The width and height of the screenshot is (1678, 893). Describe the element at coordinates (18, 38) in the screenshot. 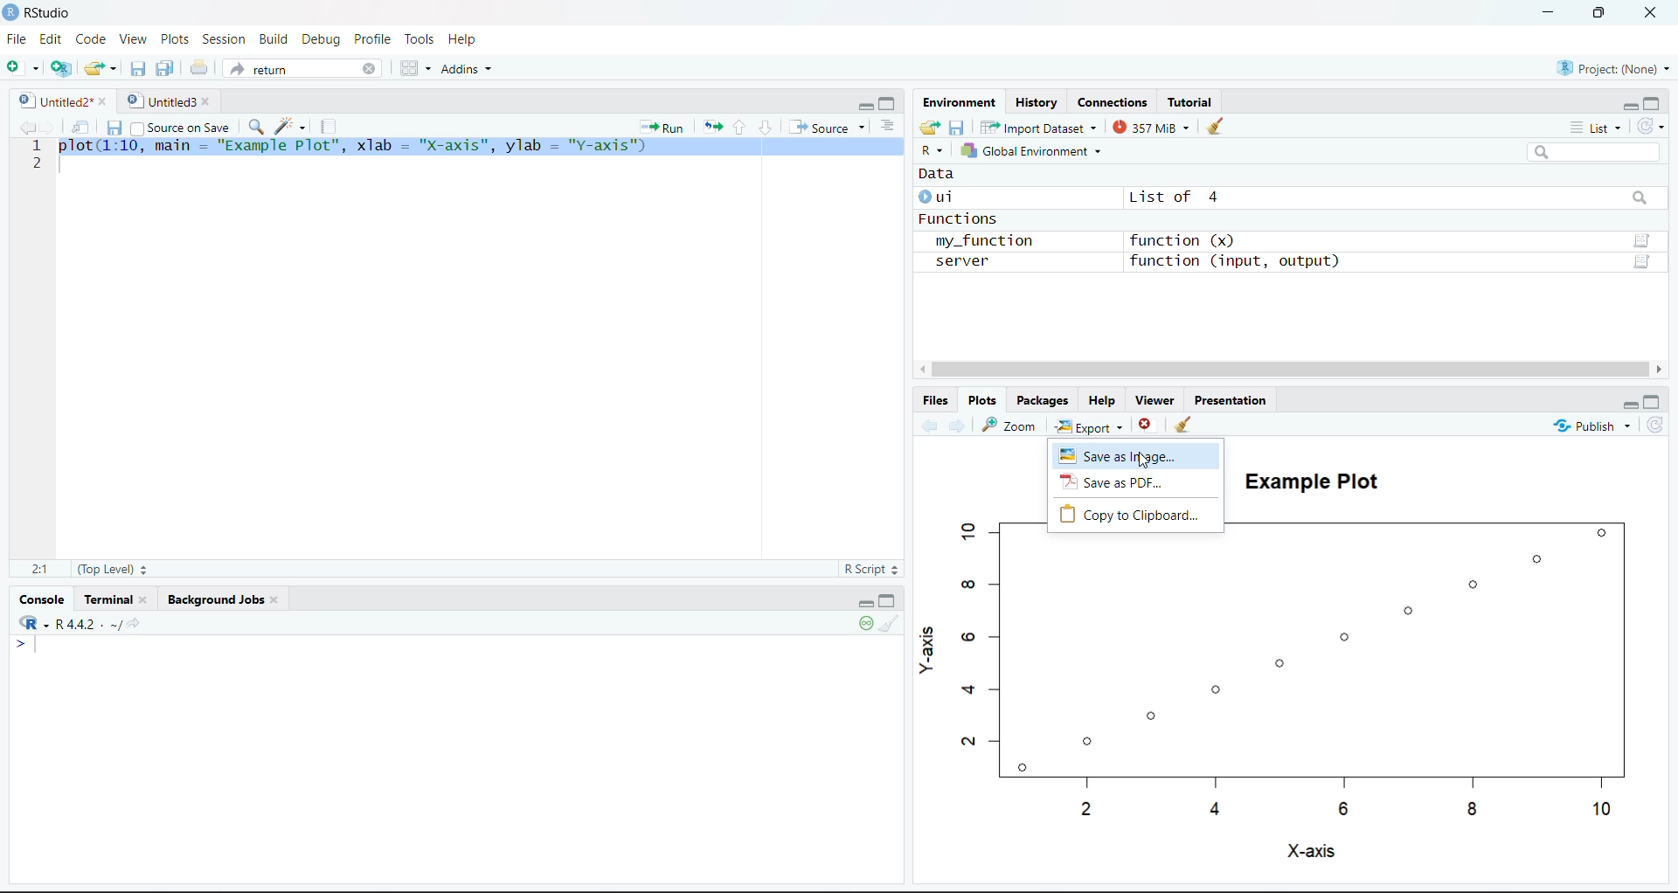

I see `File` at that location.